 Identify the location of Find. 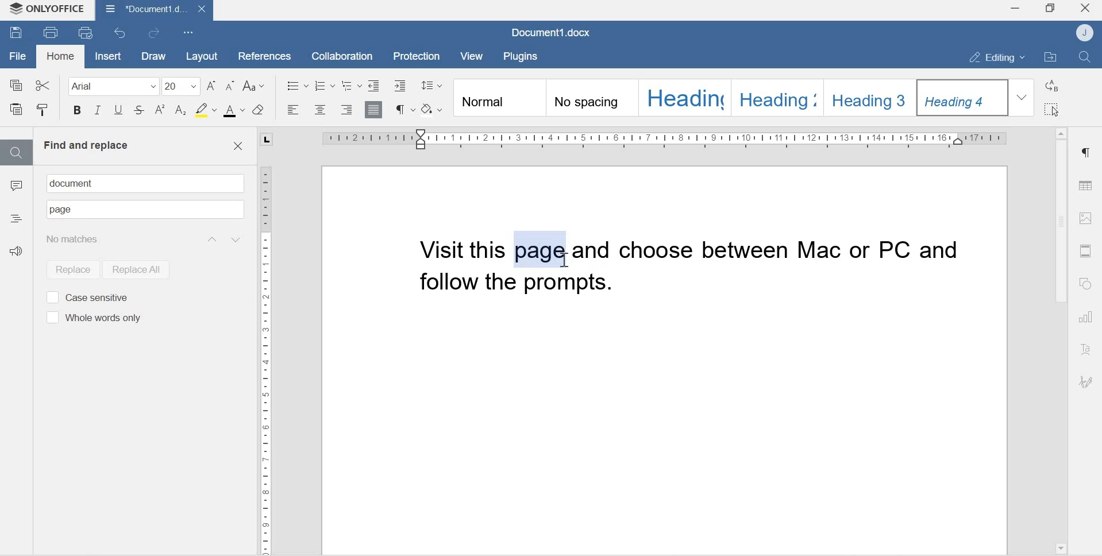
(1087, 57).